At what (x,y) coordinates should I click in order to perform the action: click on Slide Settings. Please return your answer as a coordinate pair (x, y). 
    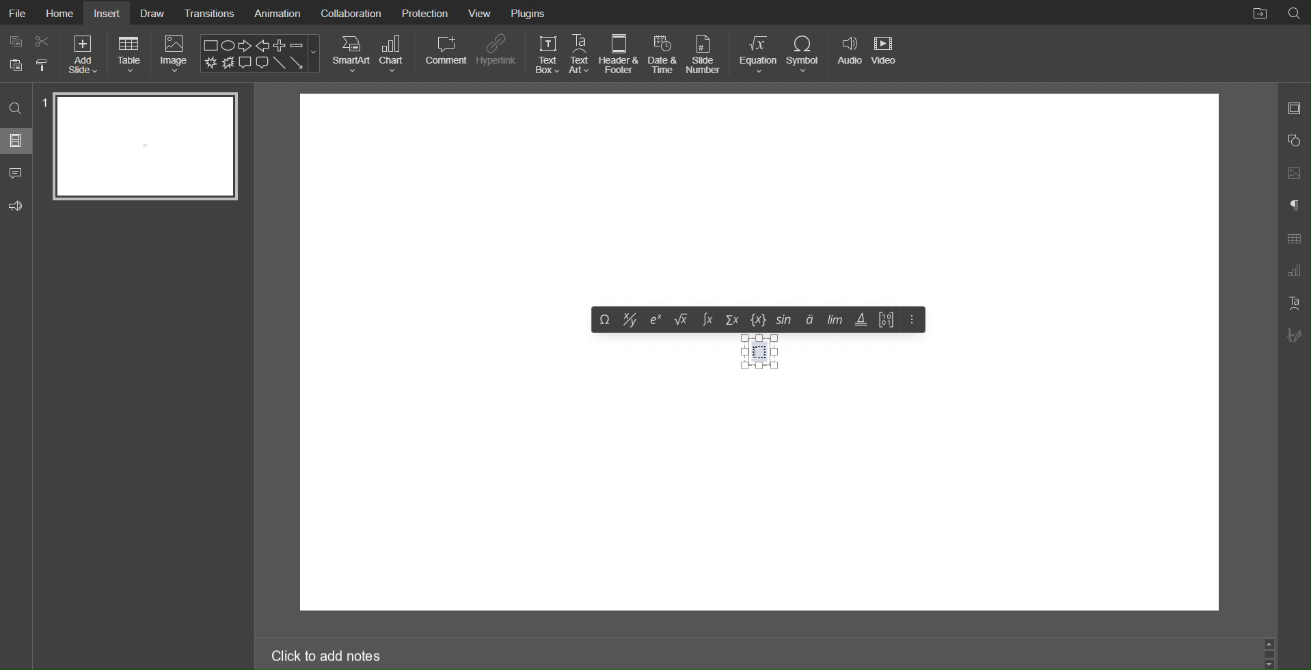
    Looking at the image, I should click on (1293, 107).